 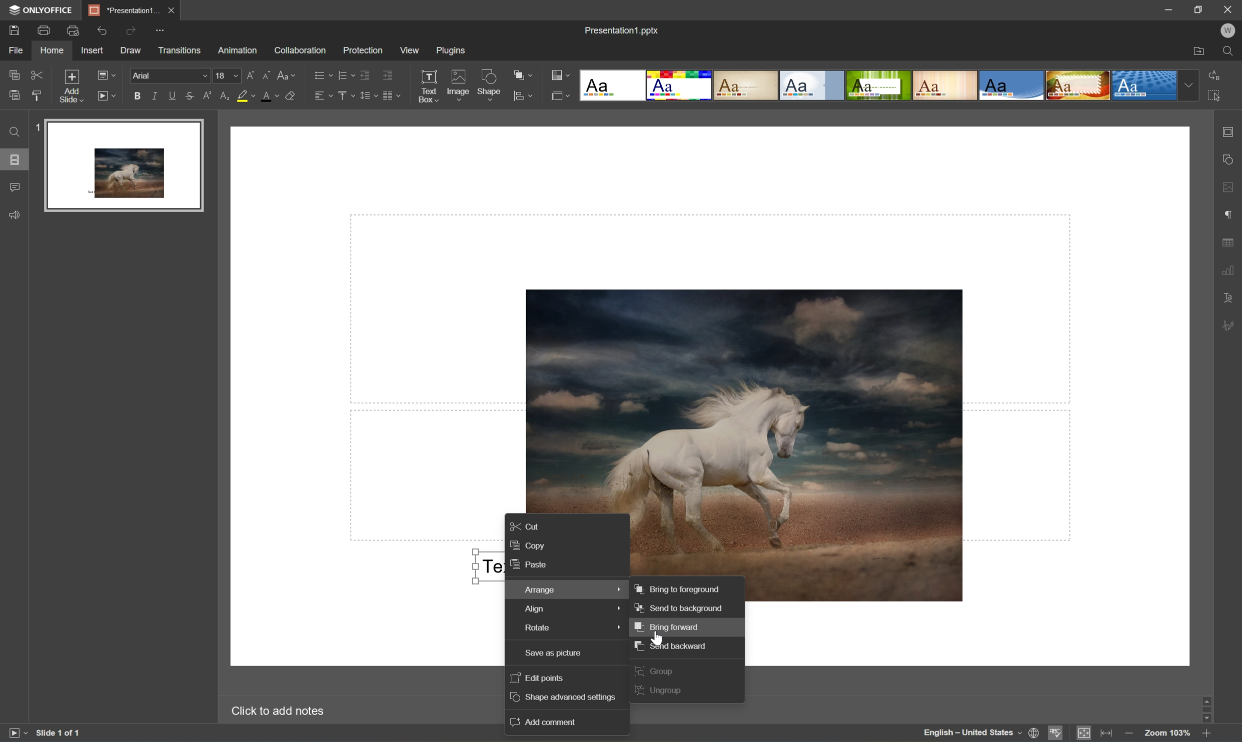 I want to click on Replace, so click(x=1215, y=75).